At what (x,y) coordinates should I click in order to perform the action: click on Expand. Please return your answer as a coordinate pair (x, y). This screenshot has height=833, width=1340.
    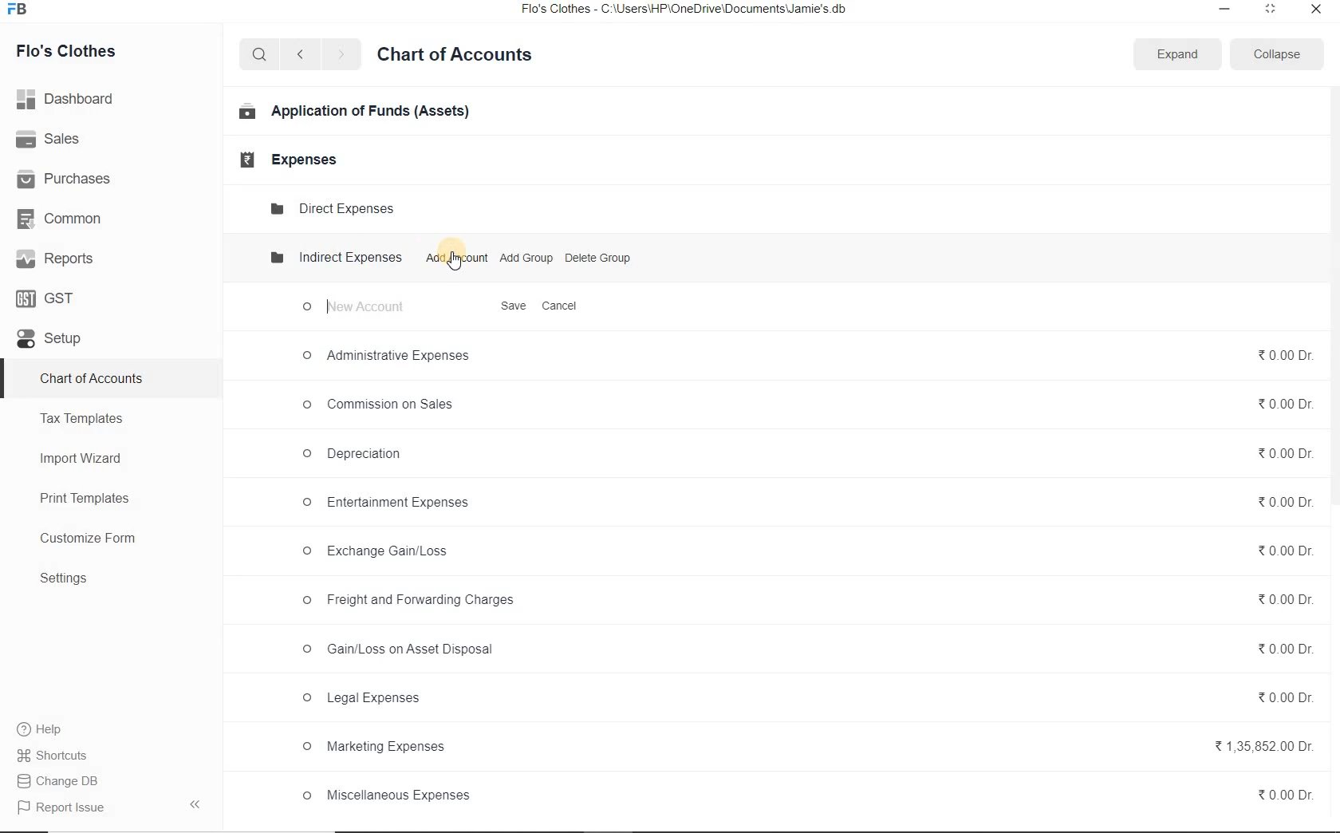
    Looking at the image, I should click on (1178, 53).